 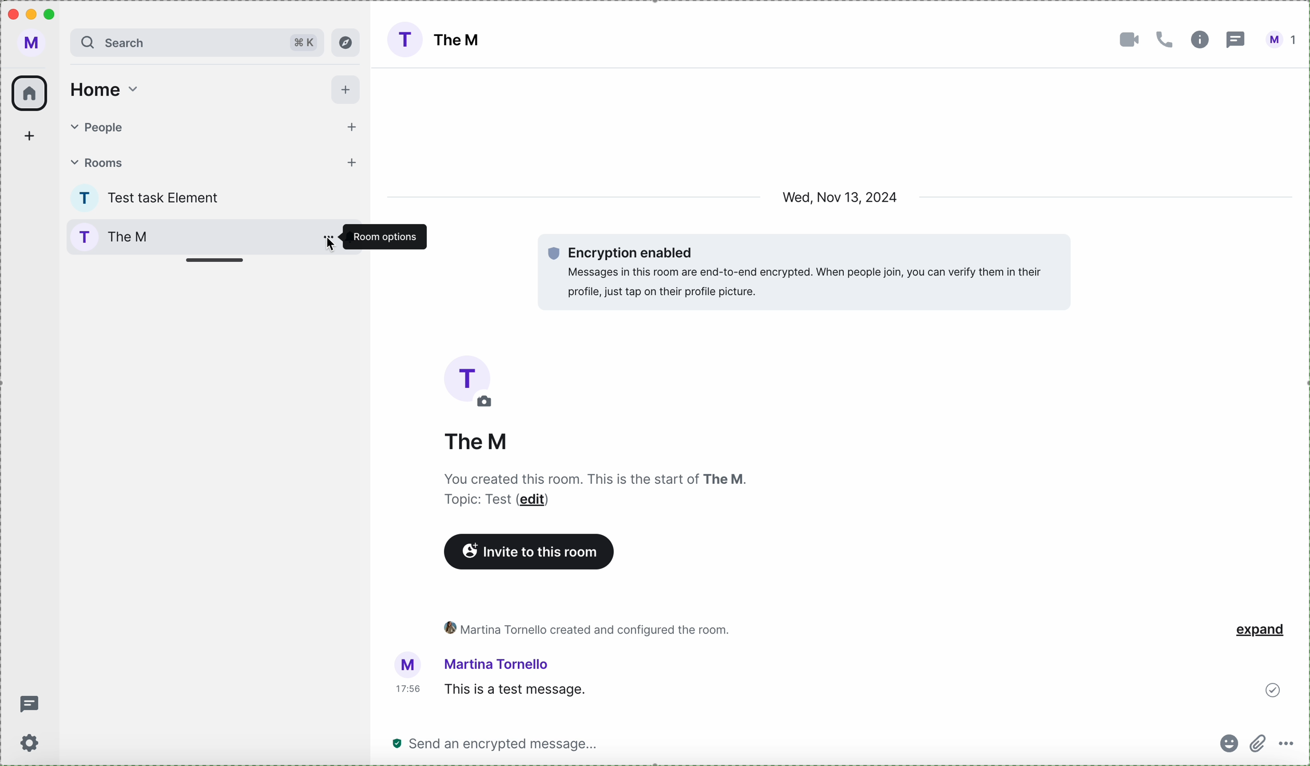 I want to click on emojis, so click(x=1229, y=742).